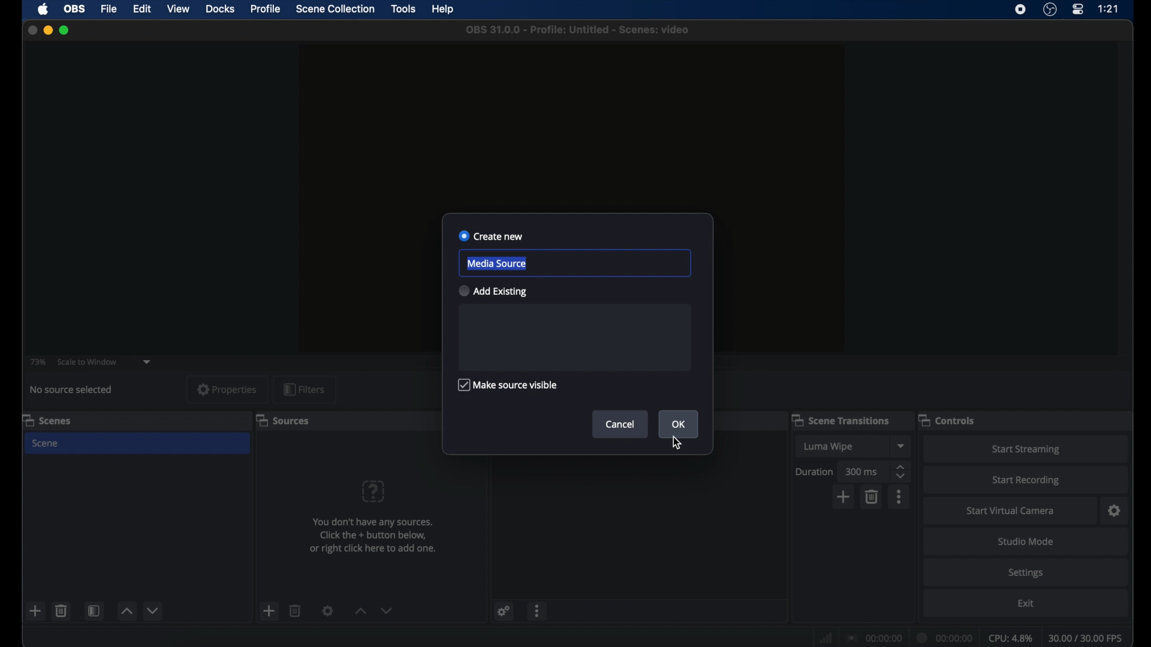 Image resolution: width=1151 pixels, height=647 pixels. I want to click on fps, so click(1086, 638).